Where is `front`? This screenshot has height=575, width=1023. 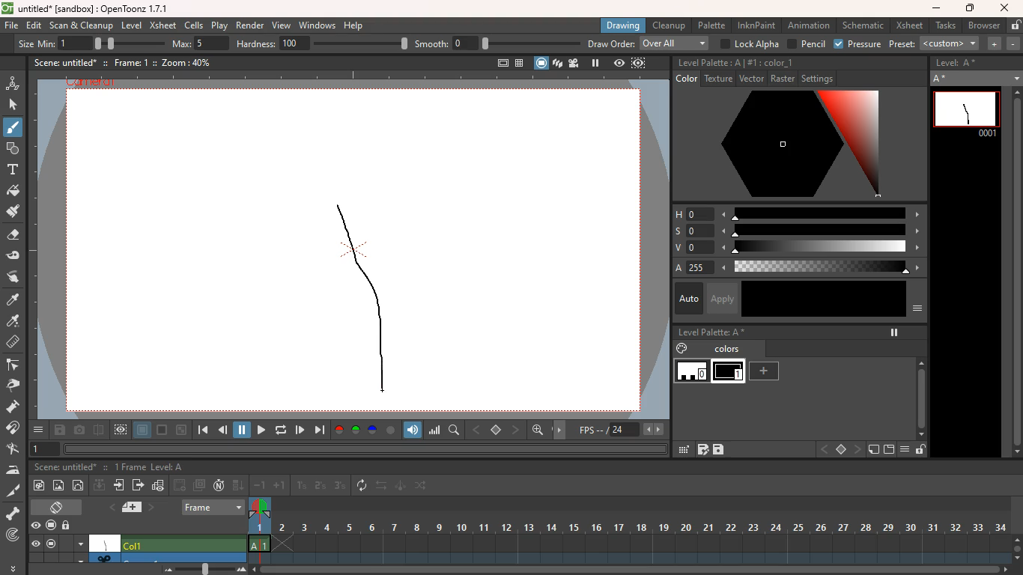 front is located at coordinates (517, 429).